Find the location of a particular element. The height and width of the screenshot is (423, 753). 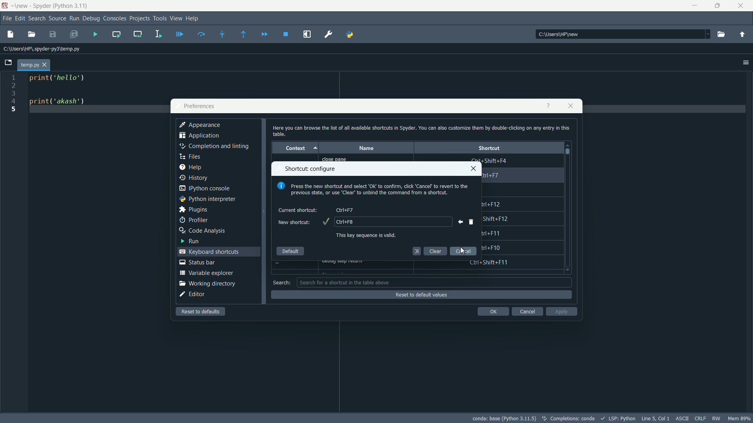

projects menu is located at coordinates (140, 18).